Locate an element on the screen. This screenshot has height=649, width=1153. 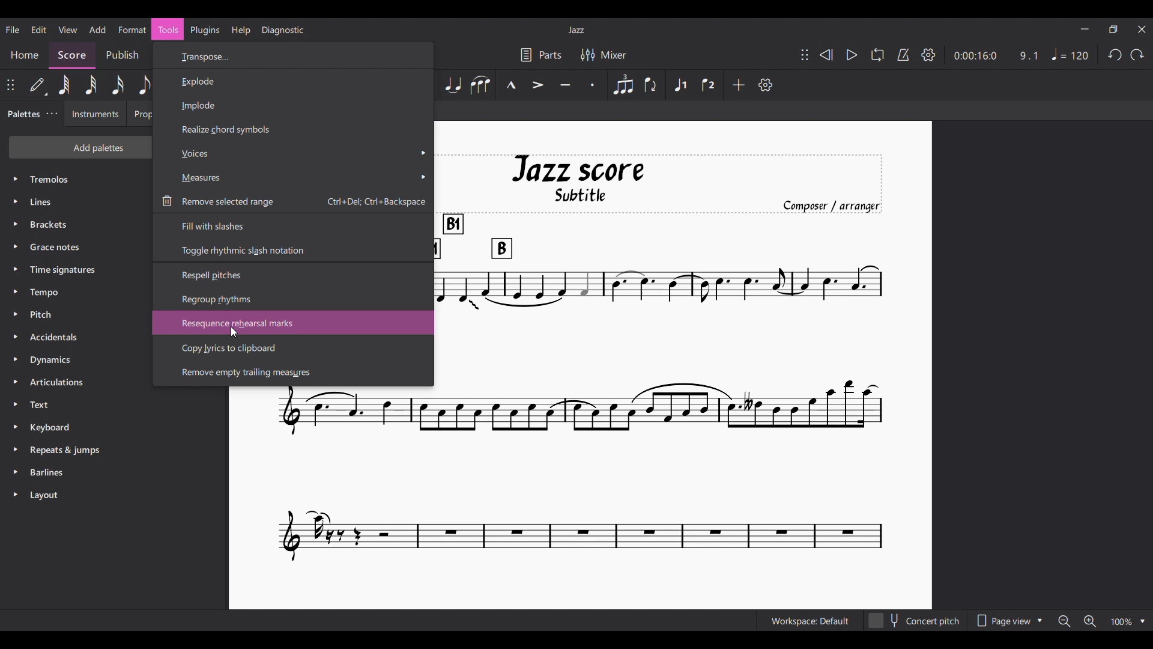
Respell pitches is located at coordinates (294, 275).